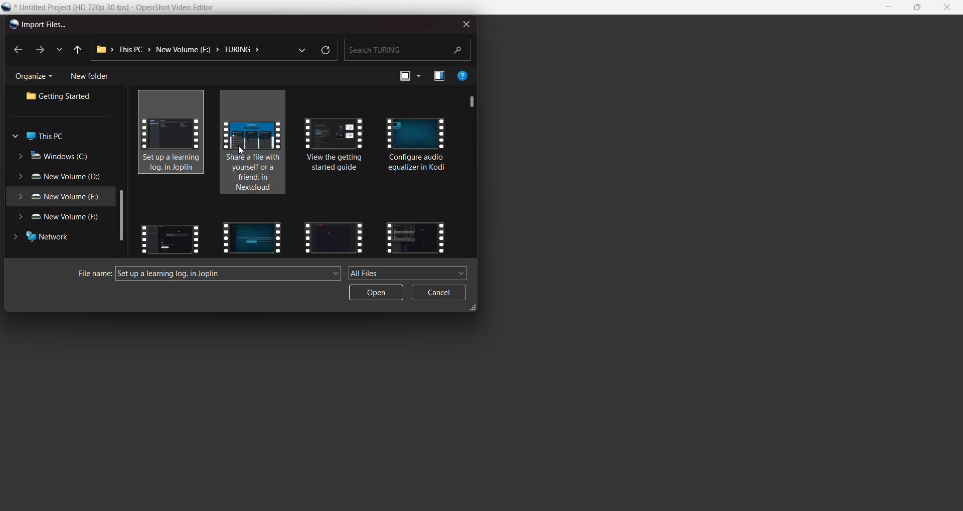 This screenshot has width=963, height=511. I want to click on getting started, so click(62, 97).